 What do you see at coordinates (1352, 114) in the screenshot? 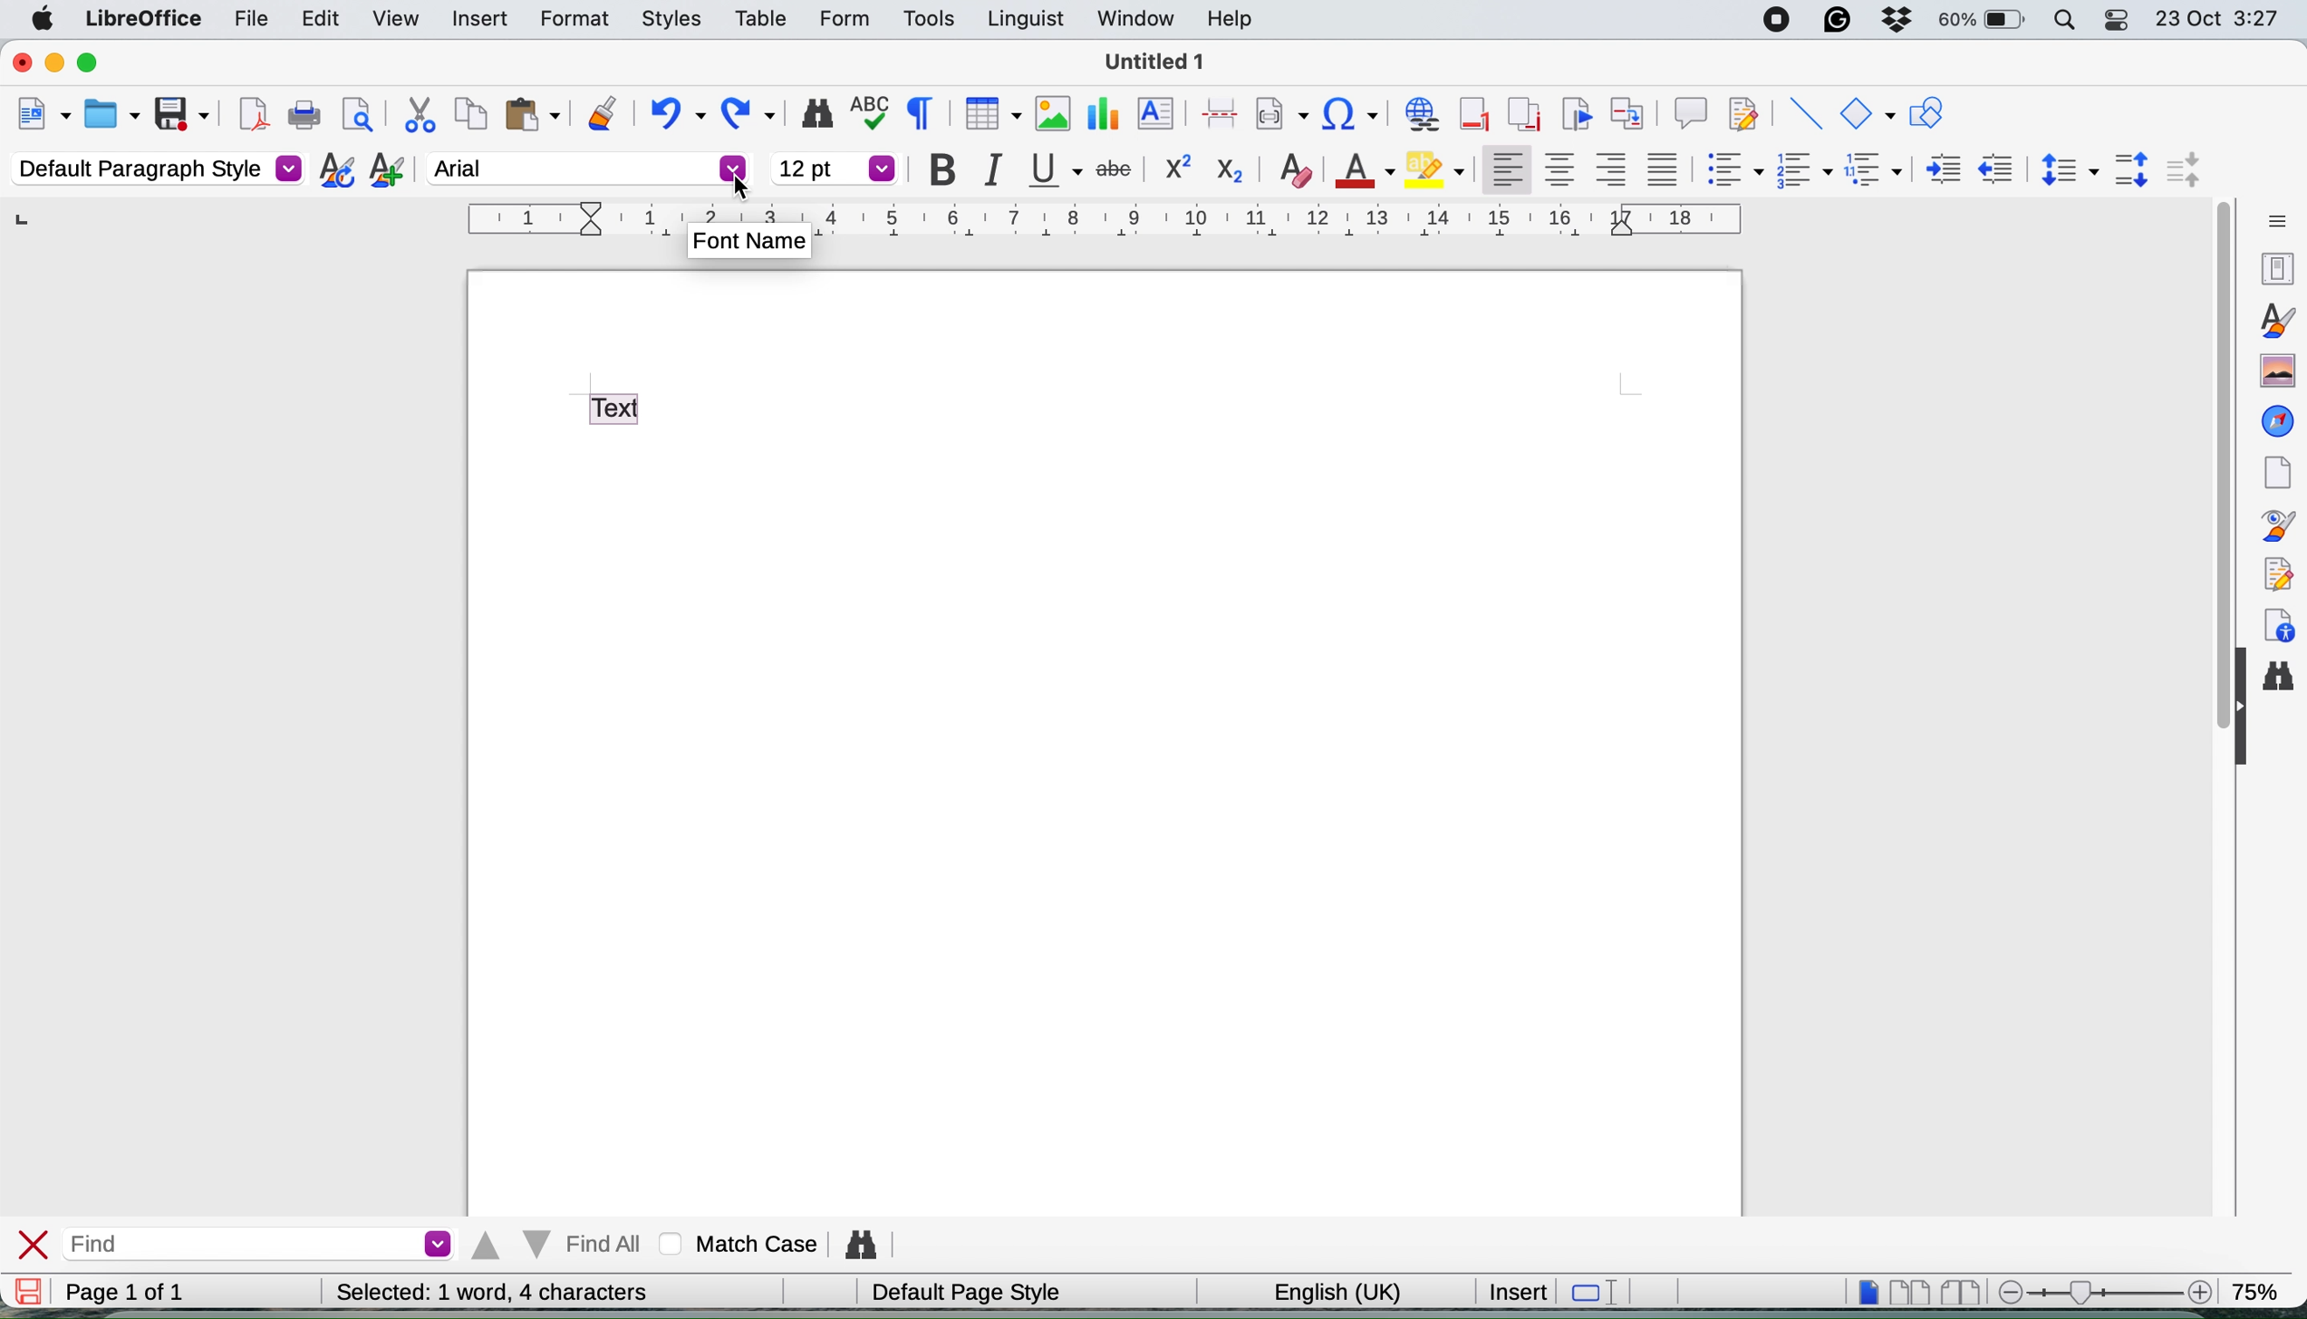
I see `insert hyperlink` at bounding box center [1352, 114].